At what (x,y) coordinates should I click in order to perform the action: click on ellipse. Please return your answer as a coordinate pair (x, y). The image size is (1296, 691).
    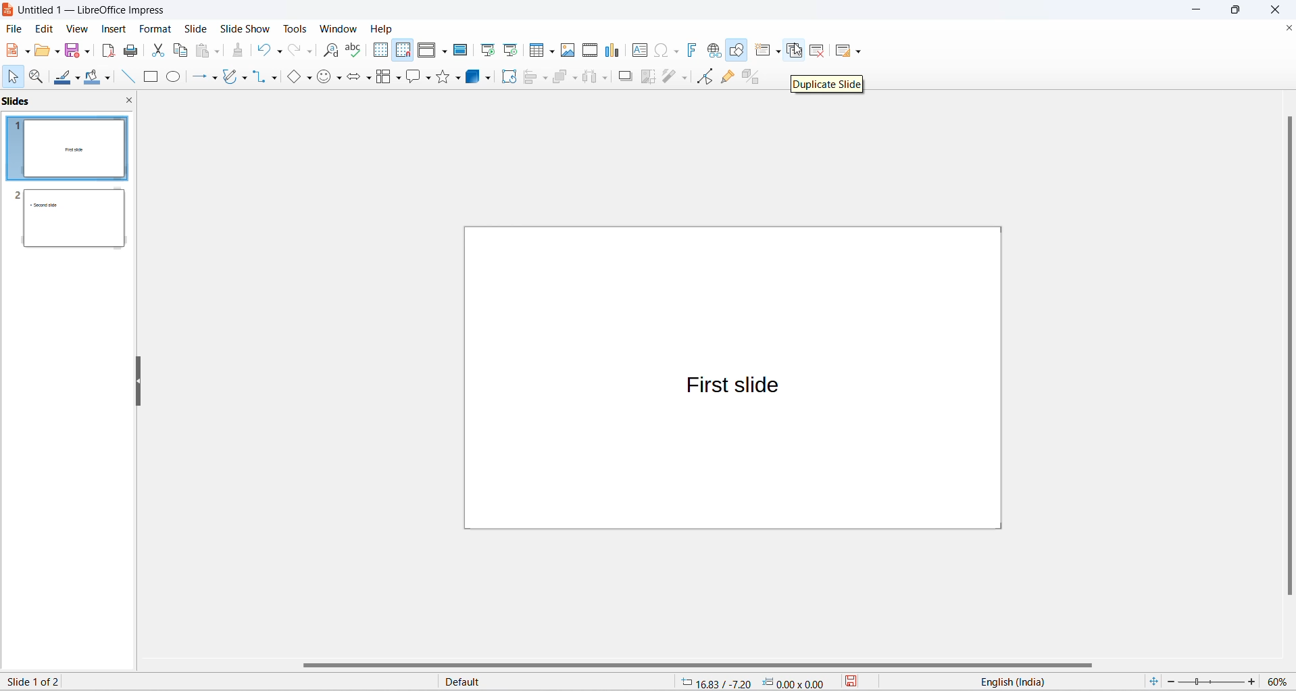
    Looking at the image, I should click on (174, 78).